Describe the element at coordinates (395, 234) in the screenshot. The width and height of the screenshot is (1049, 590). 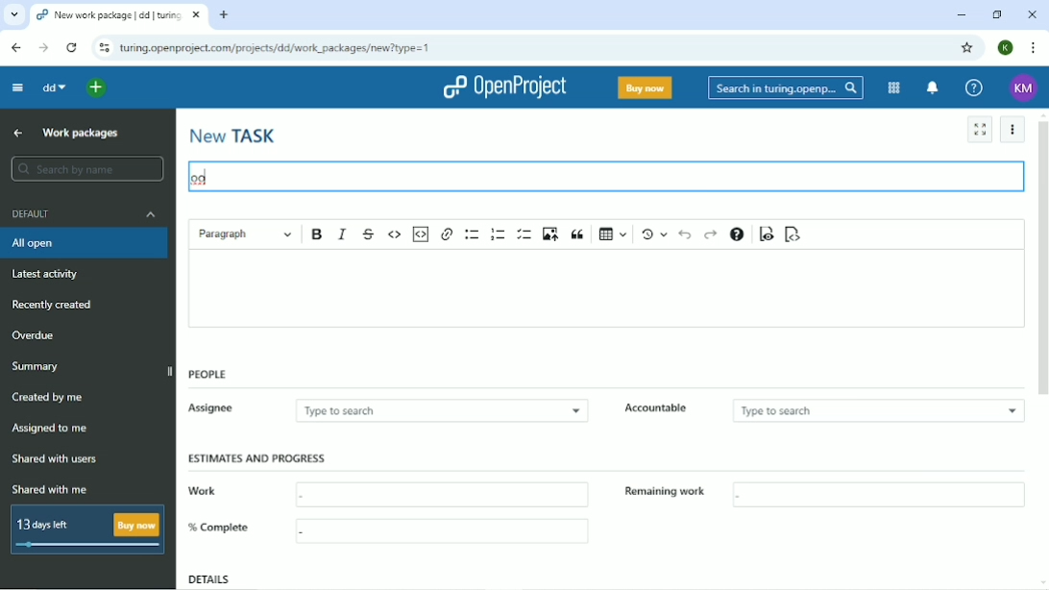
I see `Code` at that location.